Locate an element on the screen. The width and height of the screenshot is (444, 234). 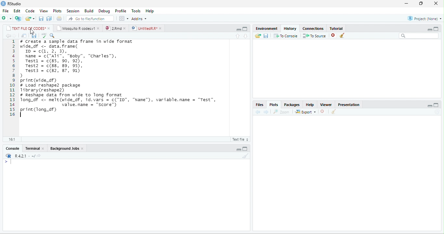
close is located at coordinates (99, 28).